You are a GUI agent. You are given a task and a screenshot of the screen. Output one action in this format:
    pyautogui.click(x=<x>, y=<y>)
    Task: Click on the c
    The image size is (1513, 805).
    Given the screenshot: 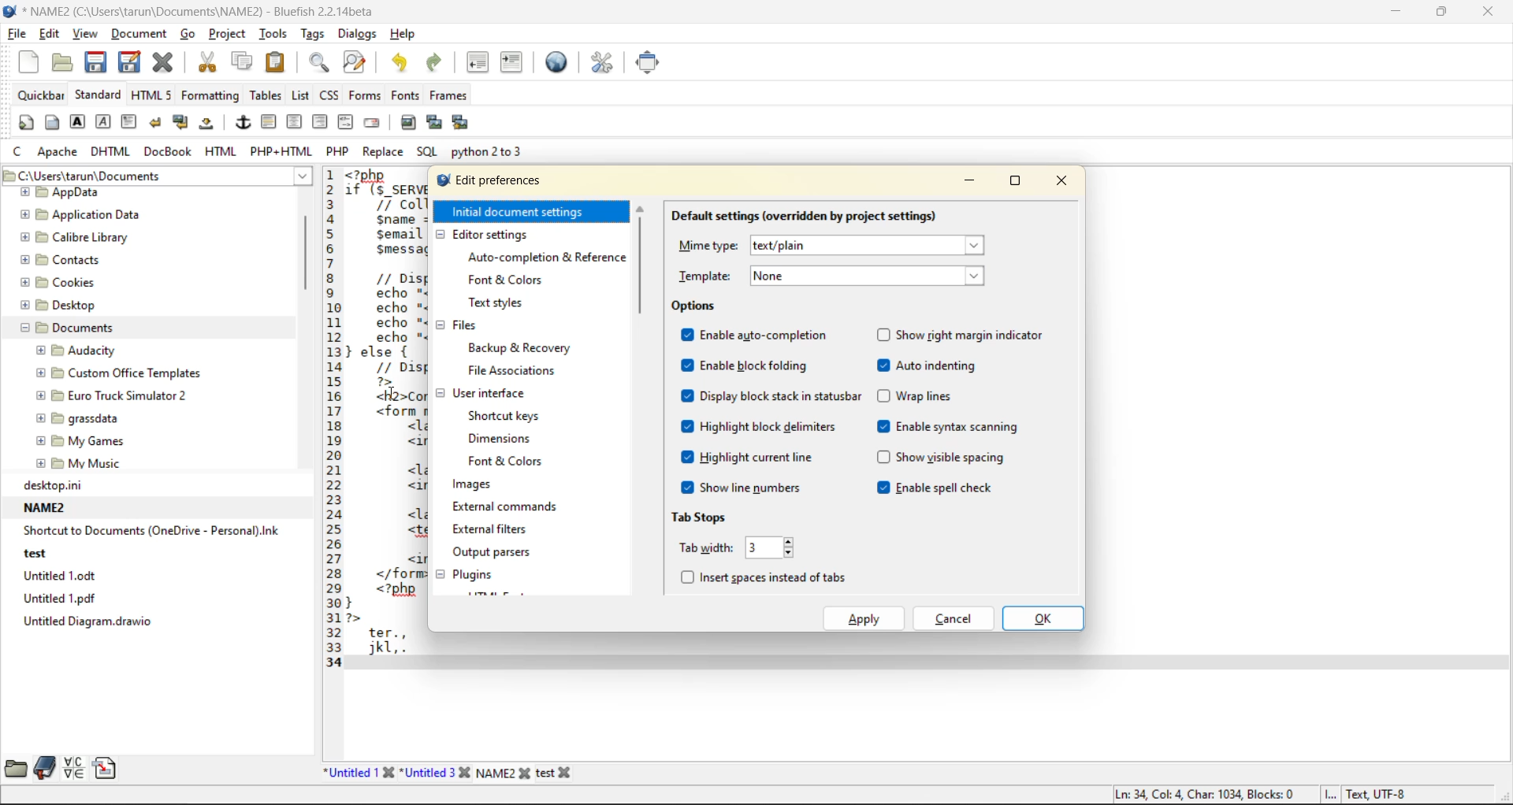 What is the action you would take?
    pyautogui.click(x=15, y=154)
    